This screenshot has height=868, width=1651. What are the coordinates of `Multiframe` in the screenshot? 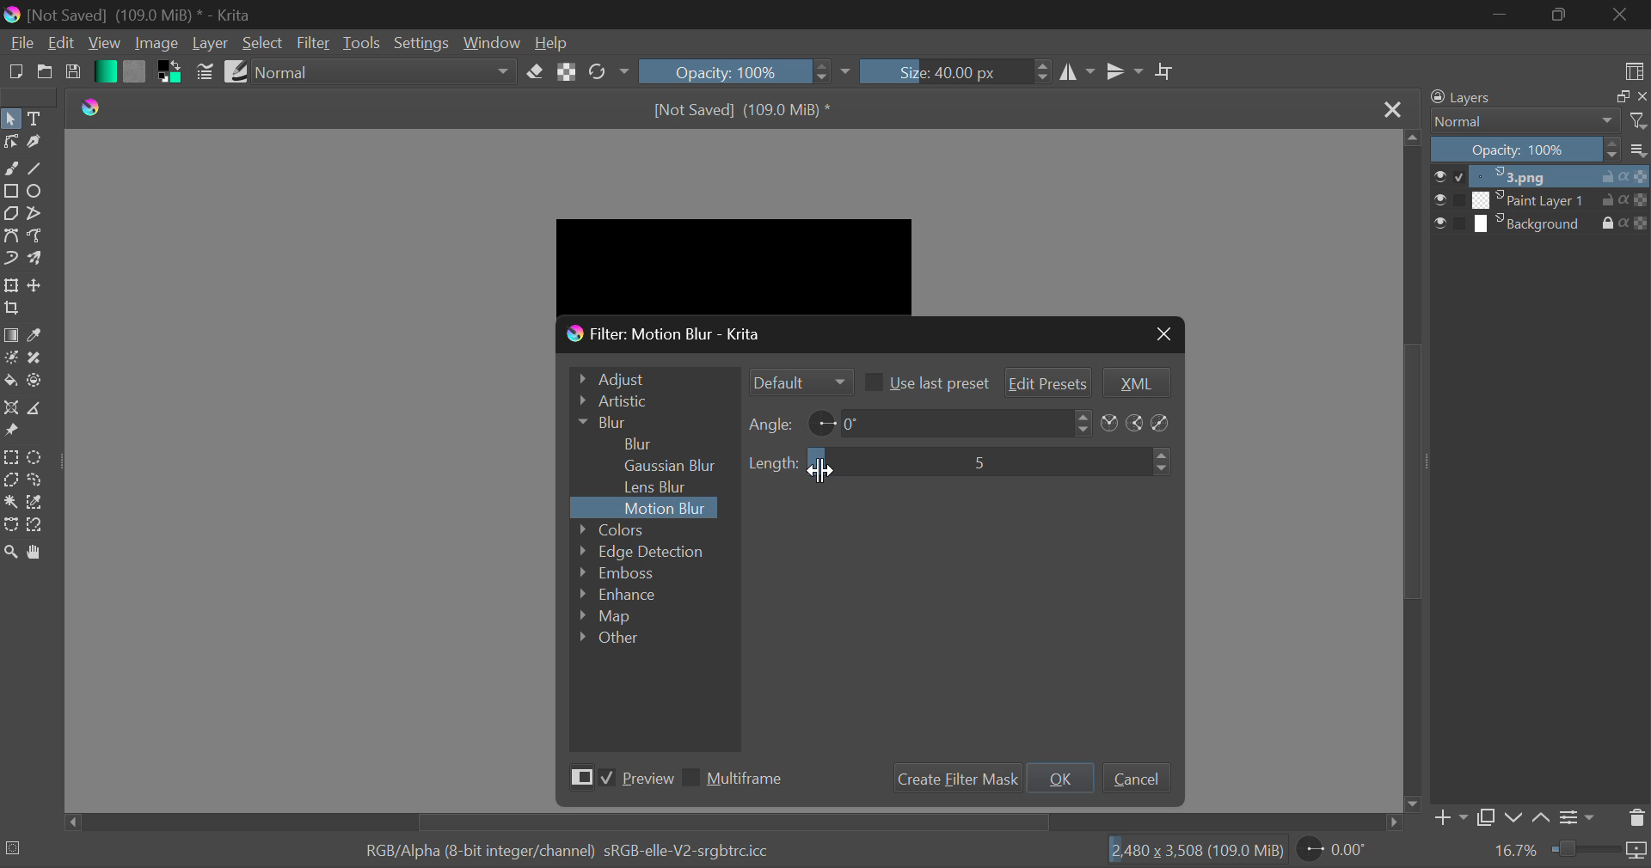 It's located at (738, 780).